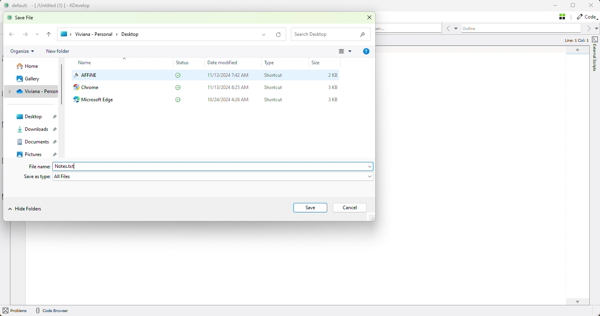 Image resolution: width=600 pixels, height=316 pixels. Describe the element at coordinates (371, 18) in the screenshot. I see `close` at that location.